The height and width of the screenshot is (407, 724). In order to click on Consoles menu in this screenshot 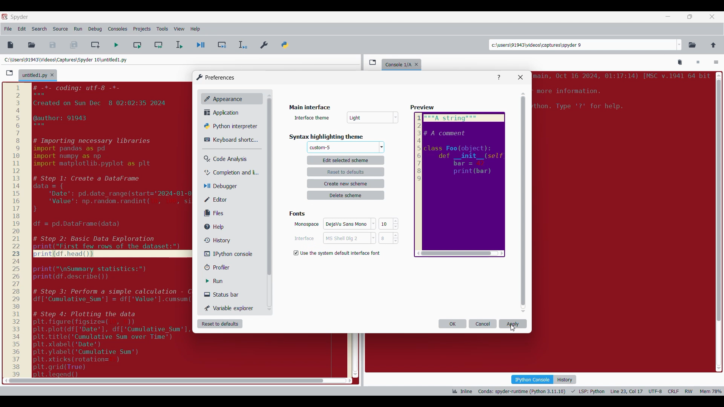, I will do `click(118, 29)`.